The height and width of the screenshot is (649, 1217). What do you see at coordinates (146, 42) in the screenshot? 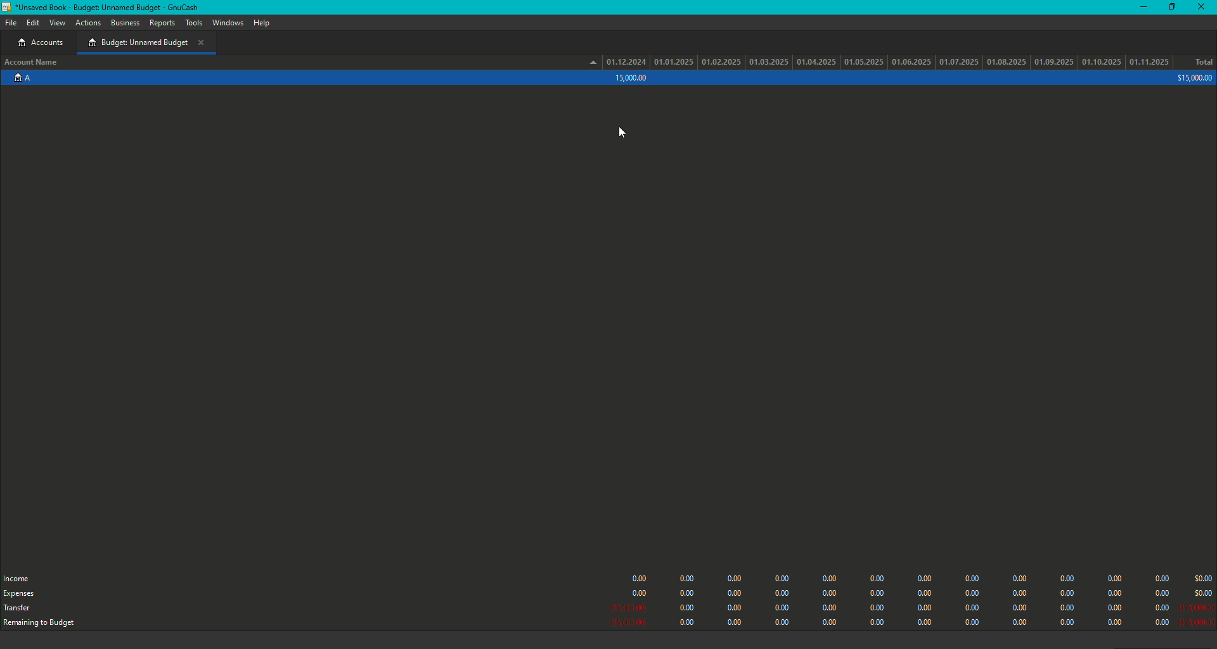
I see `Unnamed Budget` at bounding box center [146, 42].